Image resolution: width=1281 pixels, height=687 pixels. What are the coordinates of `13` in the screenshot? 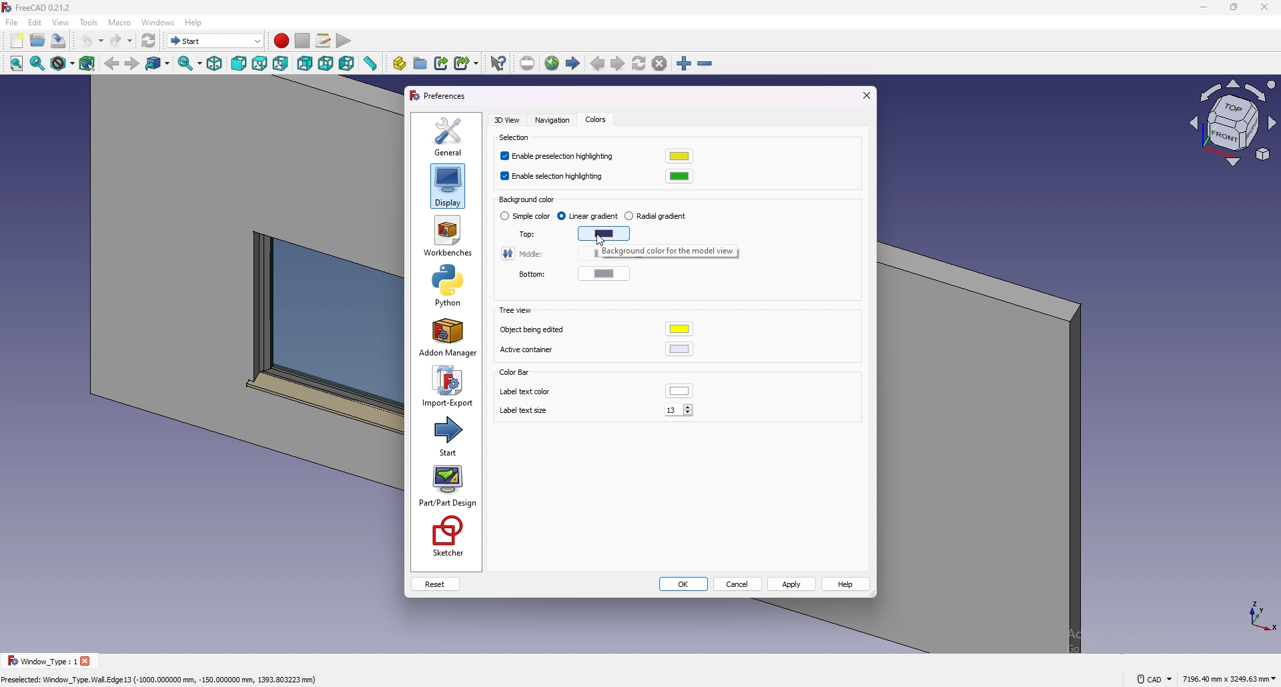 It's located at (681, 410).